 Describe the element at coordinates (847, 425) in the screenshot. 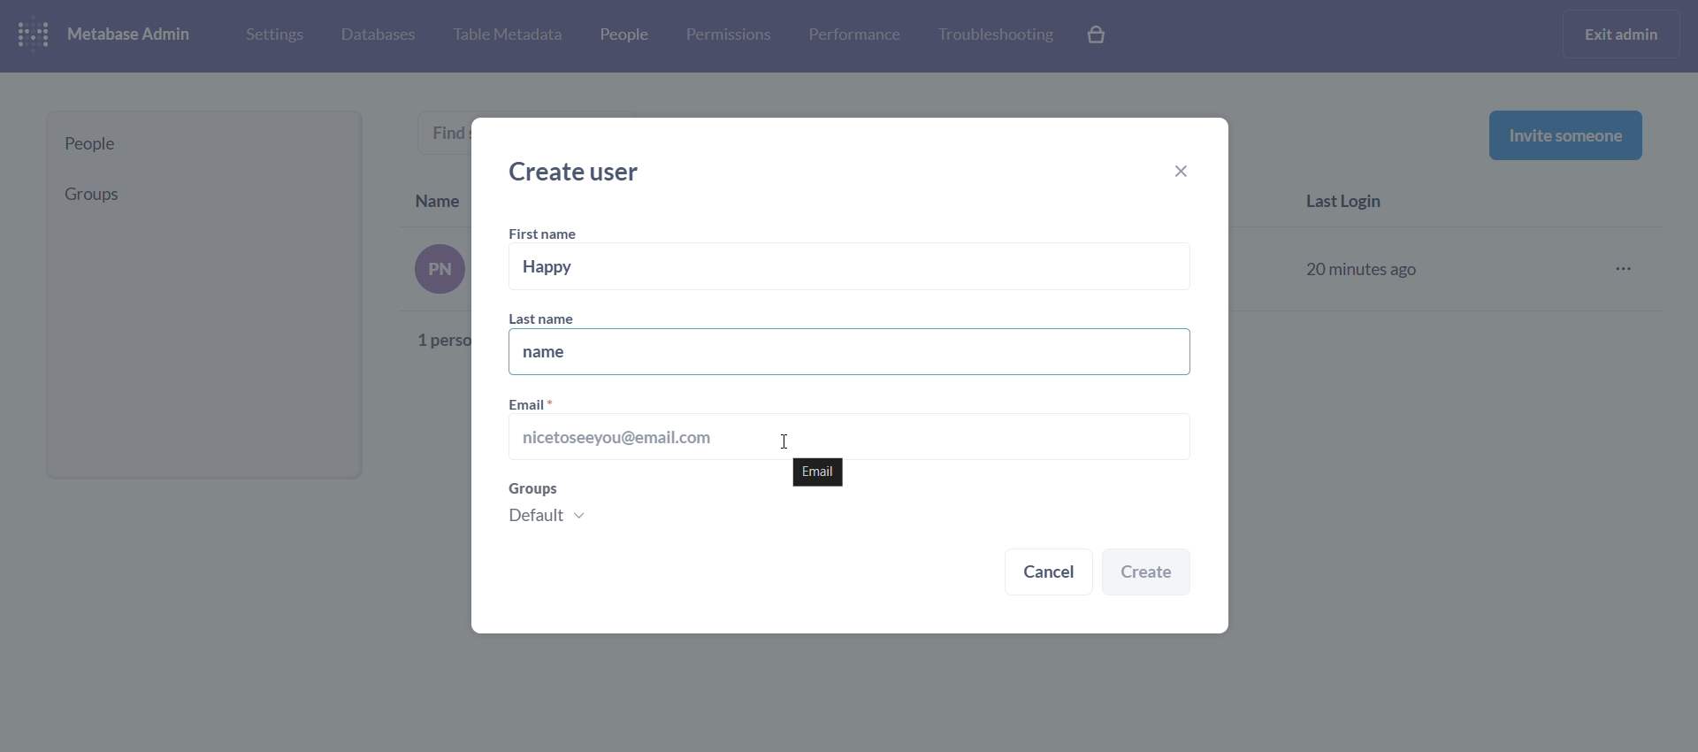

I see `email` at that location.